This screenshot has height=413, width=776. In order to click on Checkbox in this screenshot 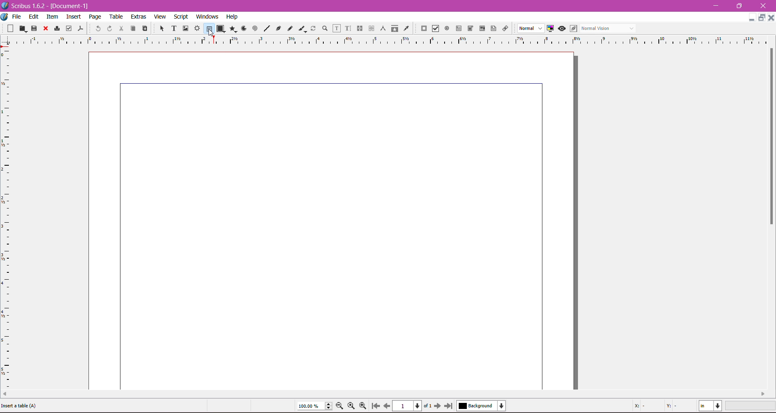, I will do `click(434, 29)`.